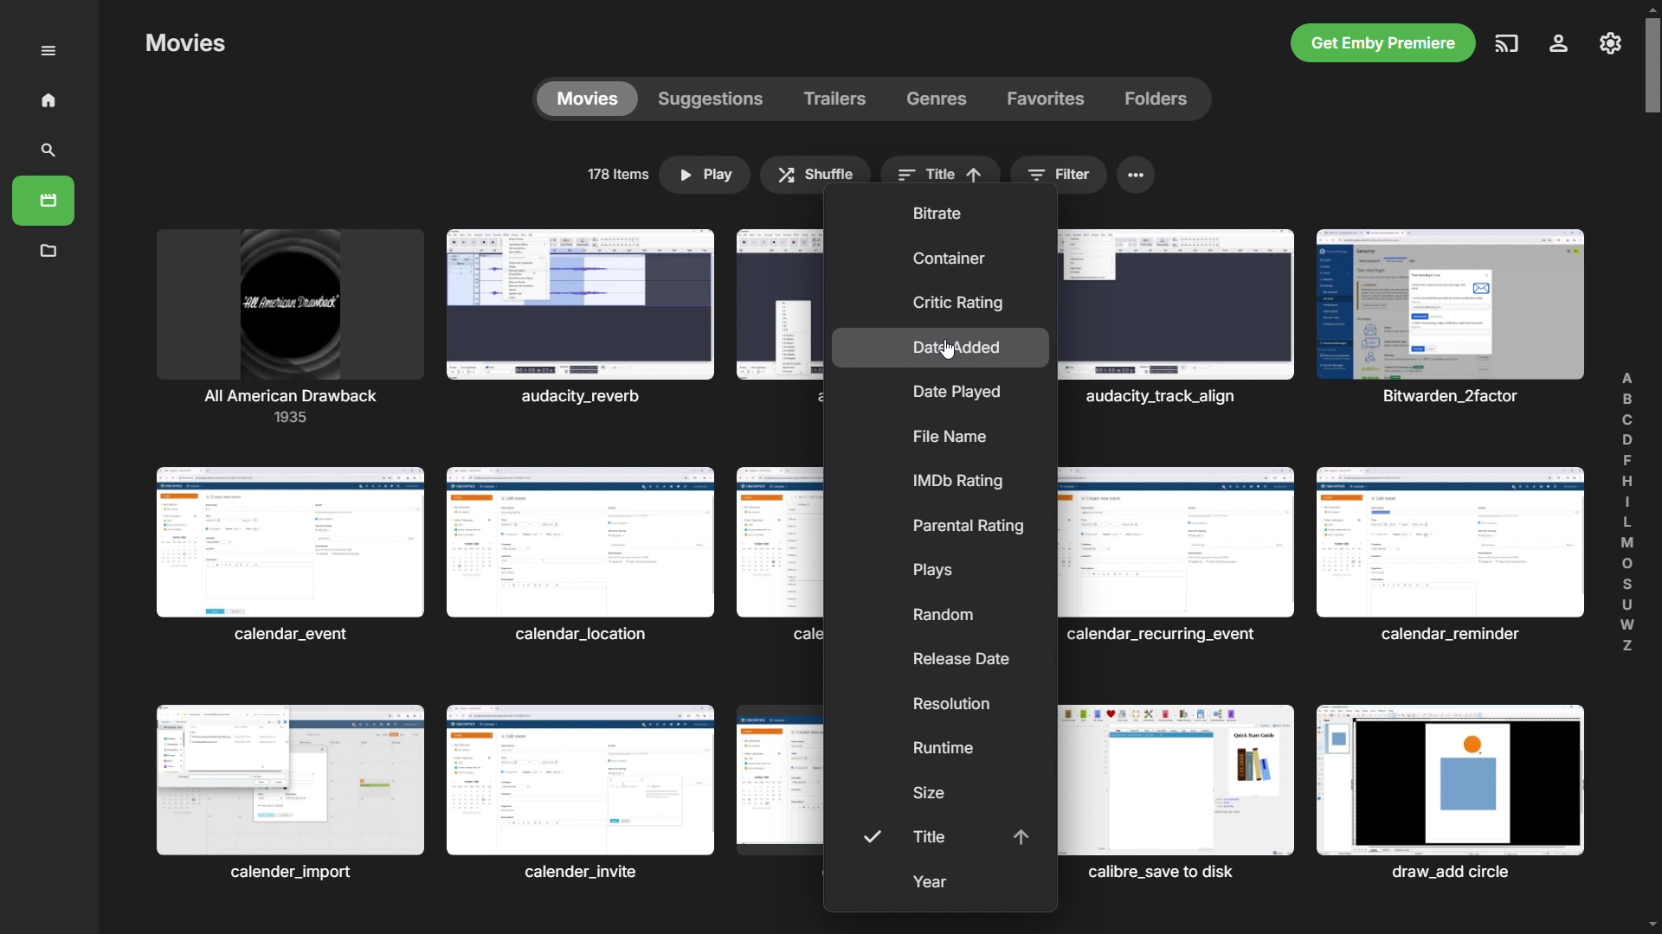  Describe the element at coordinates (1047, 99) in the screenshot. I see `favorites` at that location.